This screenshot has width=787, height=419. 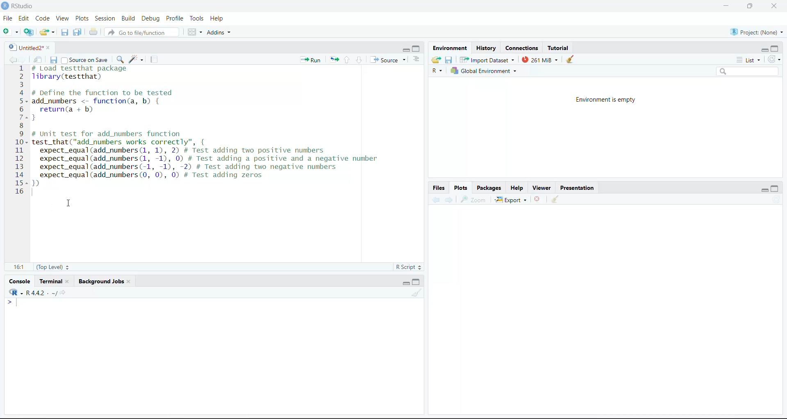 What do you see at coordinates (539, 199) in the screenshot?
I see `Delete file` at bounding box center [539, 199].